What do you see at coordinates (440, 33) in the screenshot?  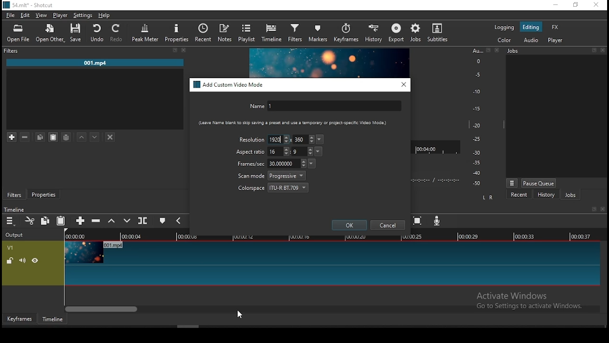 I see `subtitles` at bounding box center [440, 33].